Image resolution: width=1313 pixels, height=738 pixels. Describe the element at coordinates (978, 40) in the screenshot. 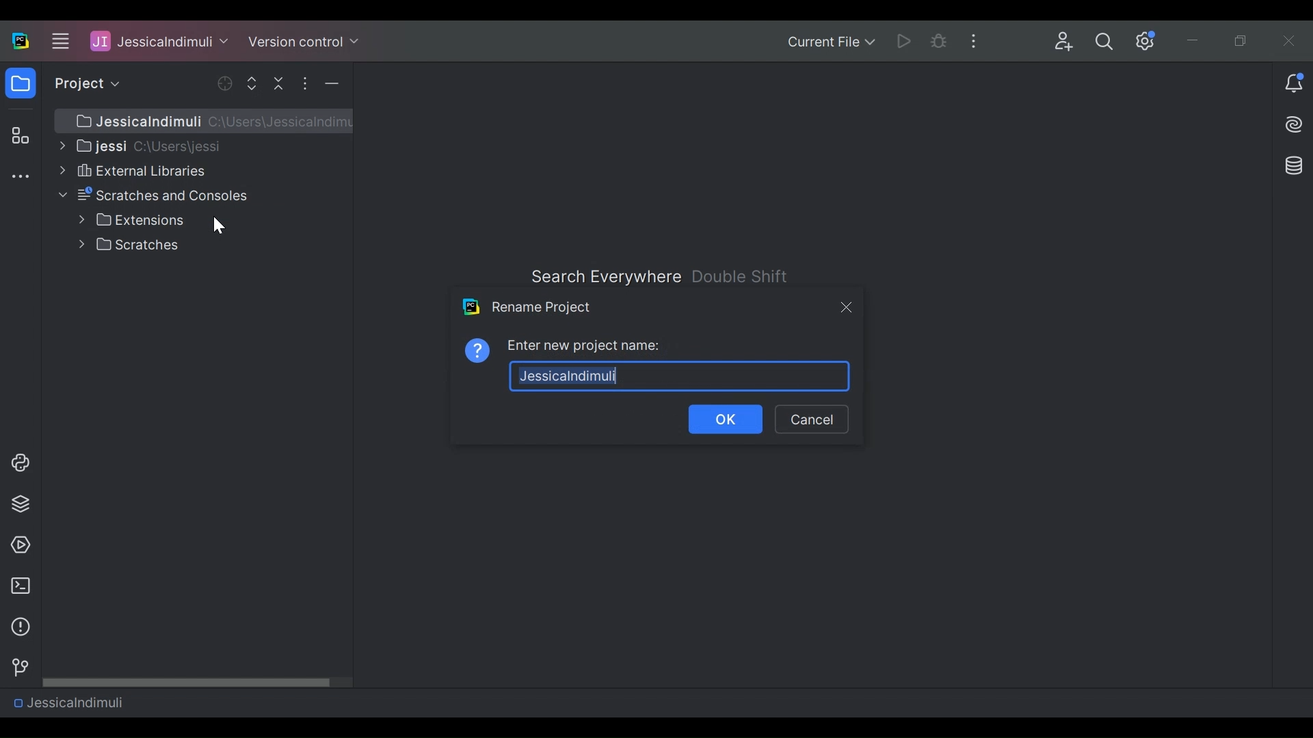

I see `More Options` at that location.